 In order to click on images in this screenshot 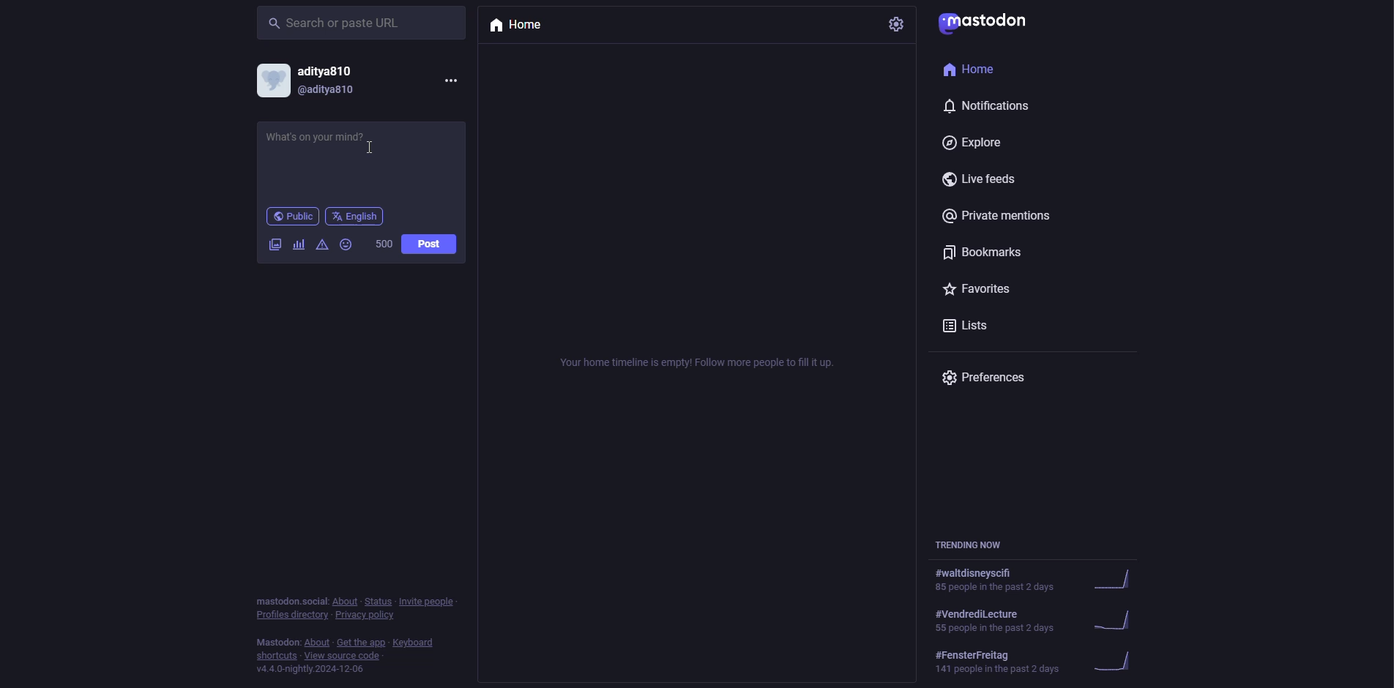, I will do `click(275, 244)`.